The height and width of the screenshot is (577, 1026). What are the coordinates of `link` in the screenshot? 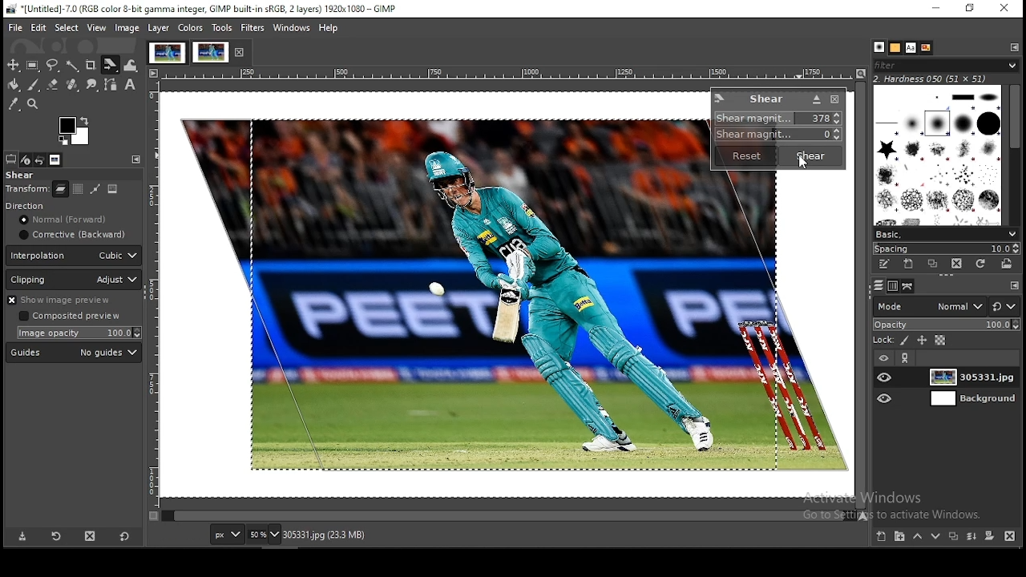 It's located at (907, 358).